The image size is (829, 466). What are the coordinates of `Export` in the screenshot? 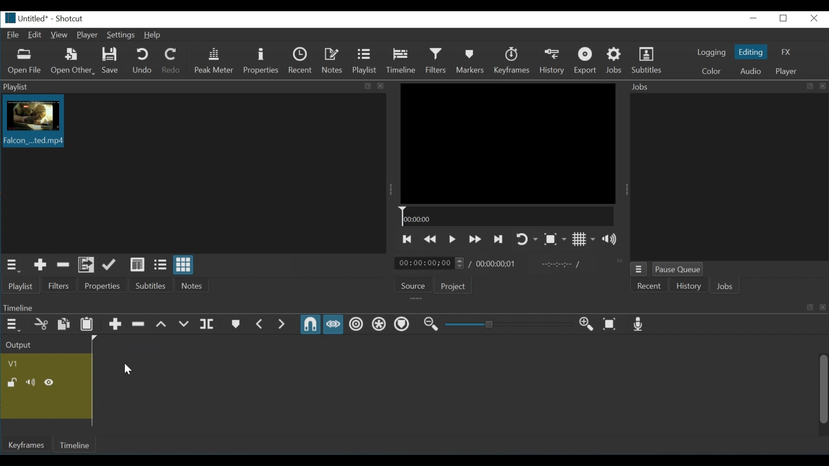 It's located at (589, 60).